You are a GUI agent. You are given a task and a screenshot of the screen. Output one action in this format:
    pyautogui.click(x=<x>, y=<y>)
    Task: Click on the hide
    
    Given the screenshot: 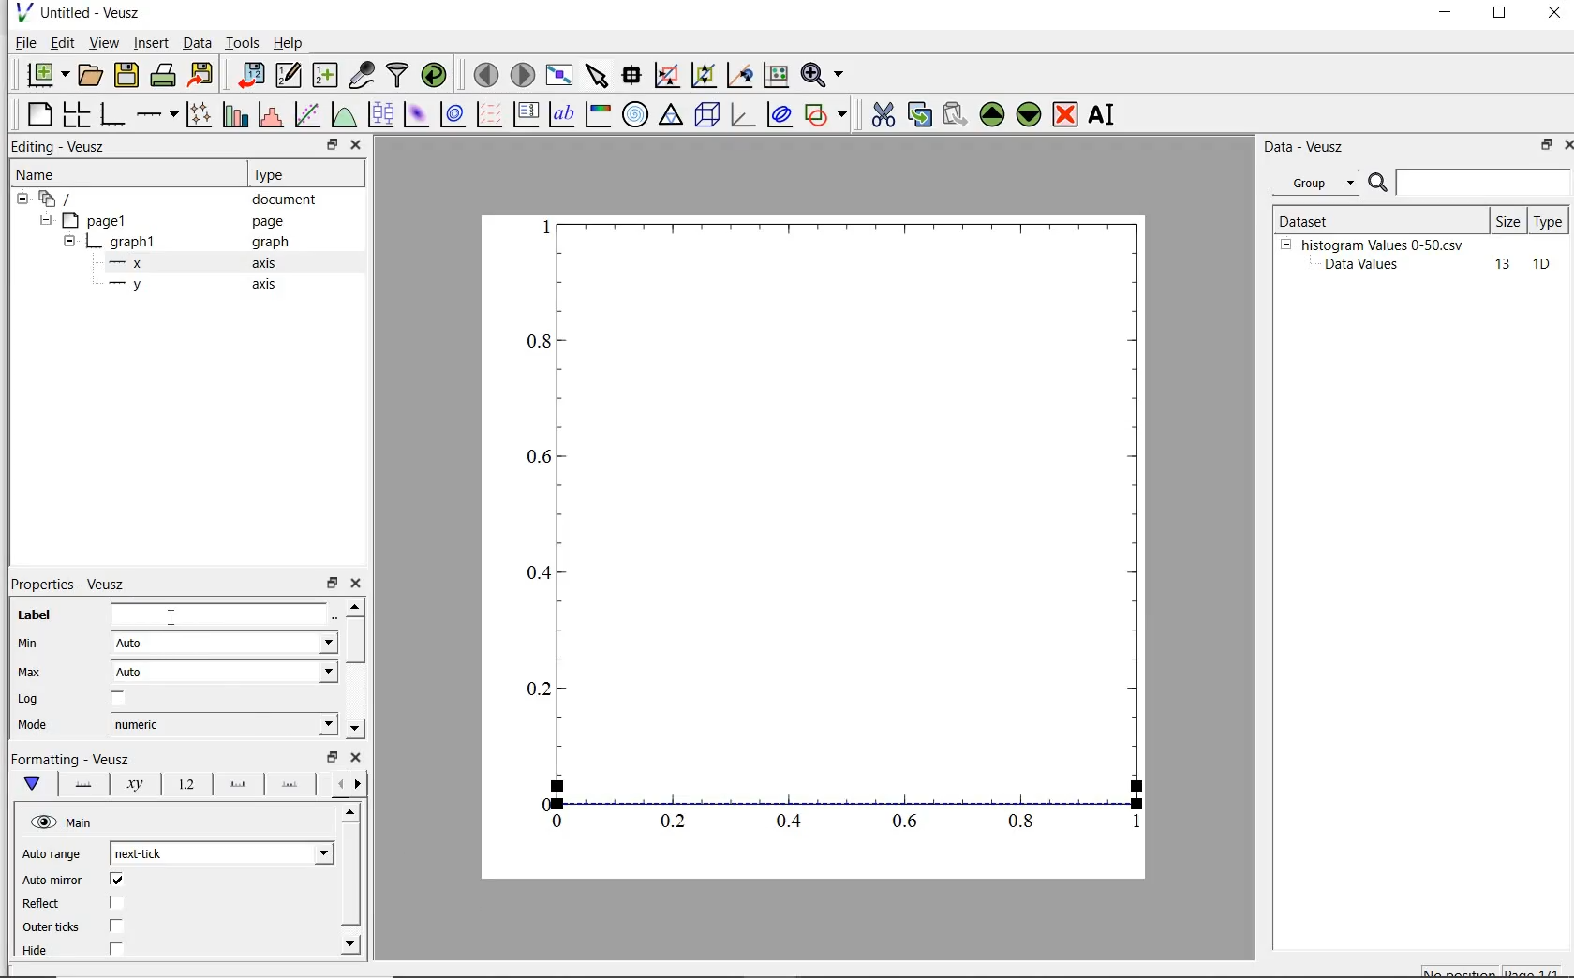 What is the action you would take?
    pyautogui.click(x=22, y=200)
    